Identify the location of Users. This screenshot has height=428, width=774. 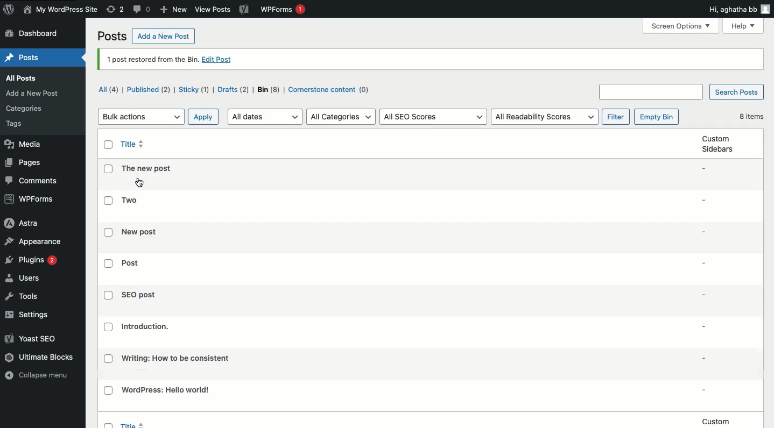
(24, 279).